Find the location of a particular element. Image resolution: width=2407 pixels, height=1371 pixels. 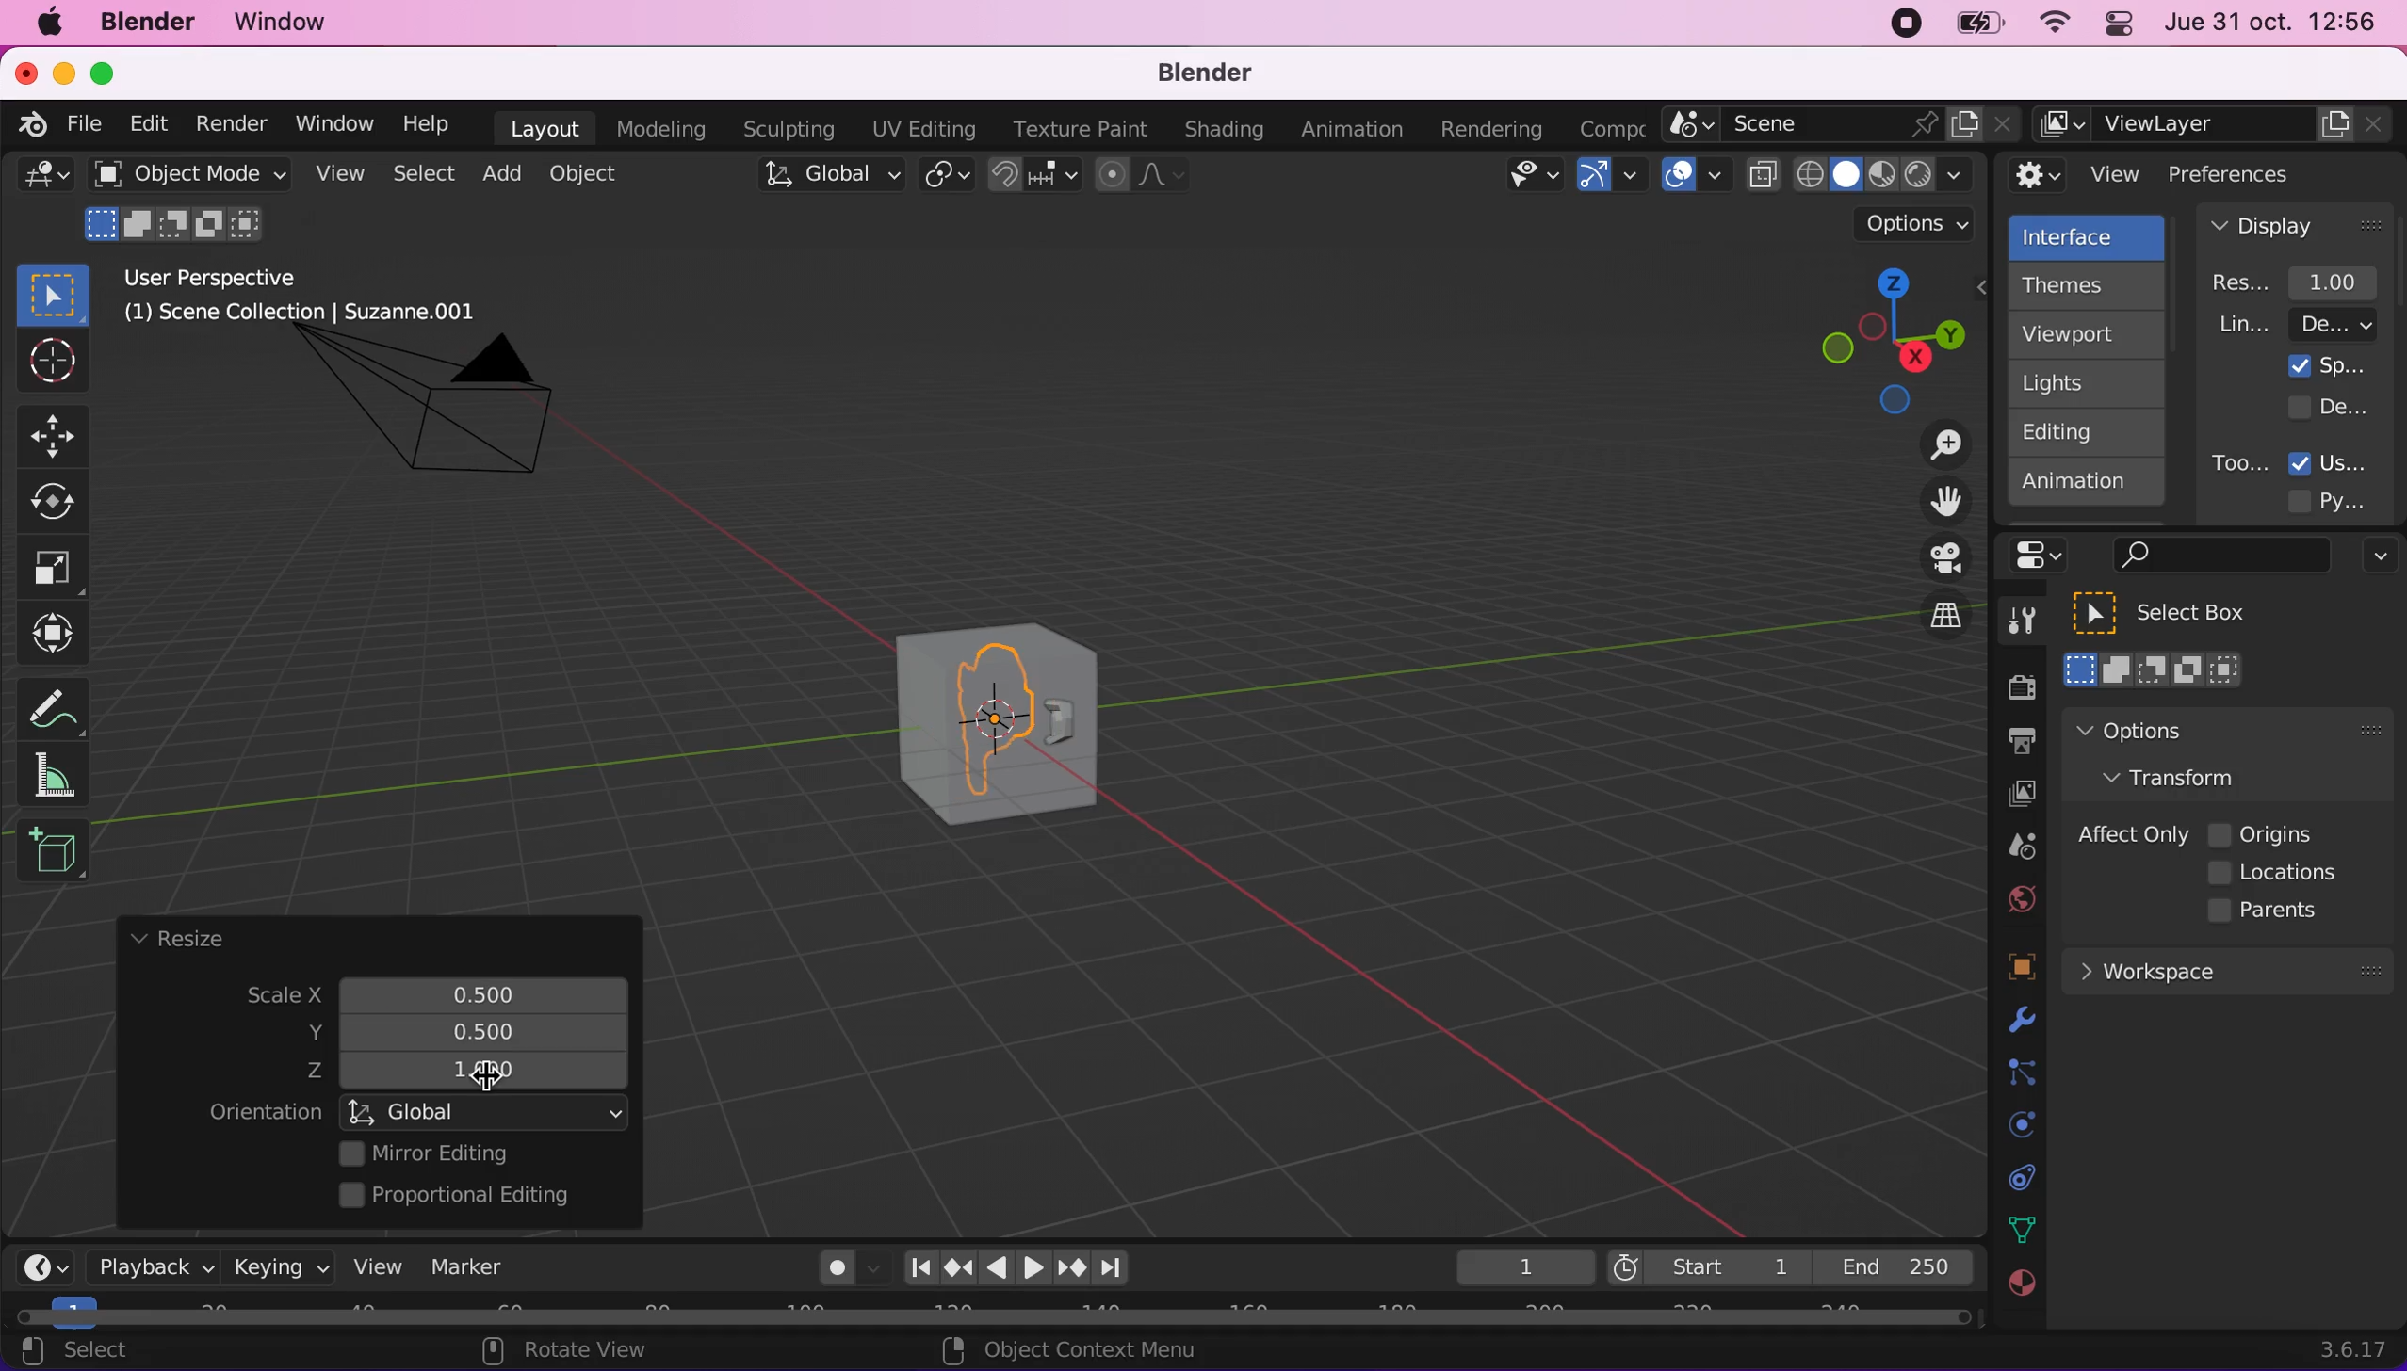

scale is located at coordinates (267, 997).